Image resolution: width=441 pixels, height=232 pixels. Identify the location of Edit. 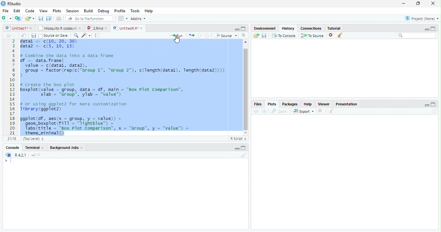
(16, 11).